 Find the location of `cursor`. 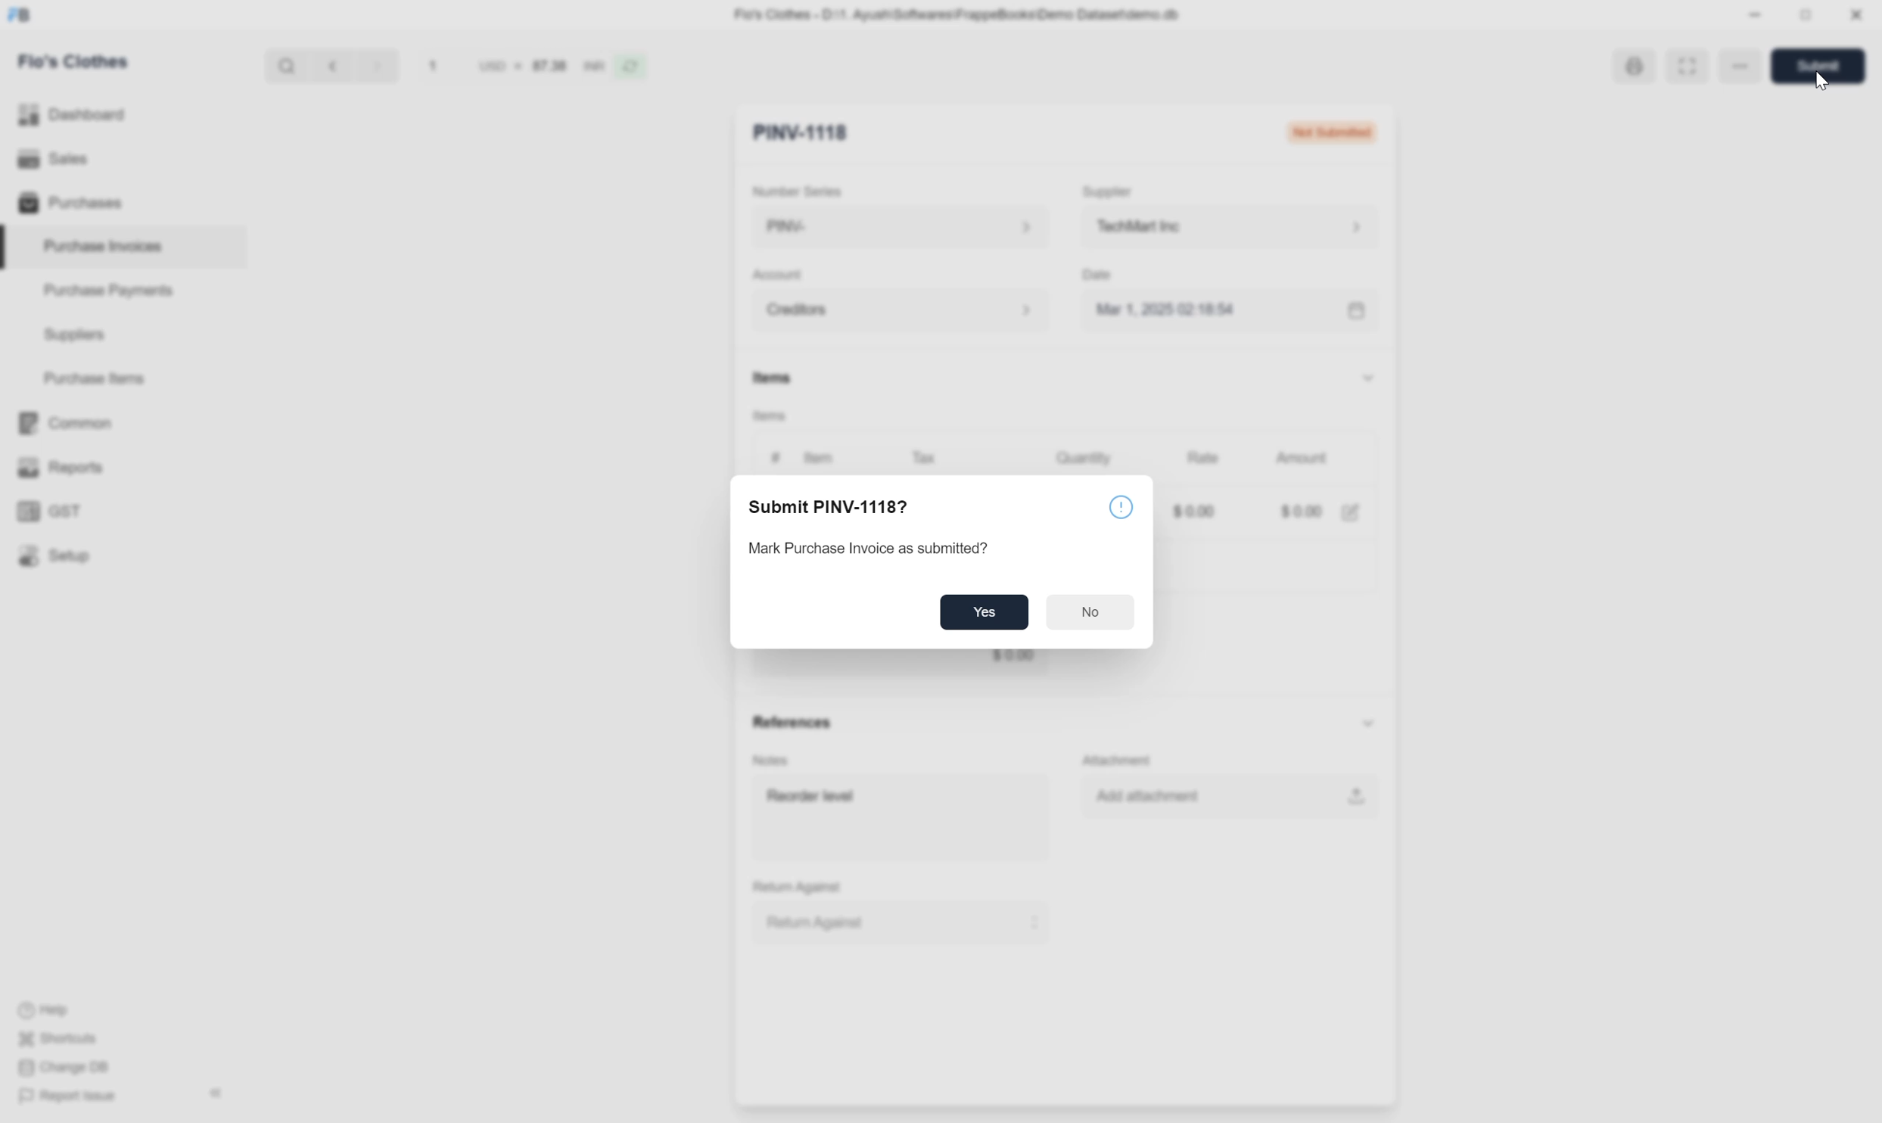

cursor is located at coordinates (1825, 84).